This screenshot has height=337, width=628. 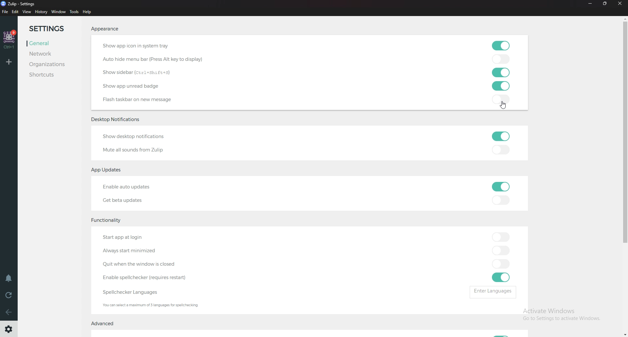 I want to click on Reload, so click(x=9, y=295).